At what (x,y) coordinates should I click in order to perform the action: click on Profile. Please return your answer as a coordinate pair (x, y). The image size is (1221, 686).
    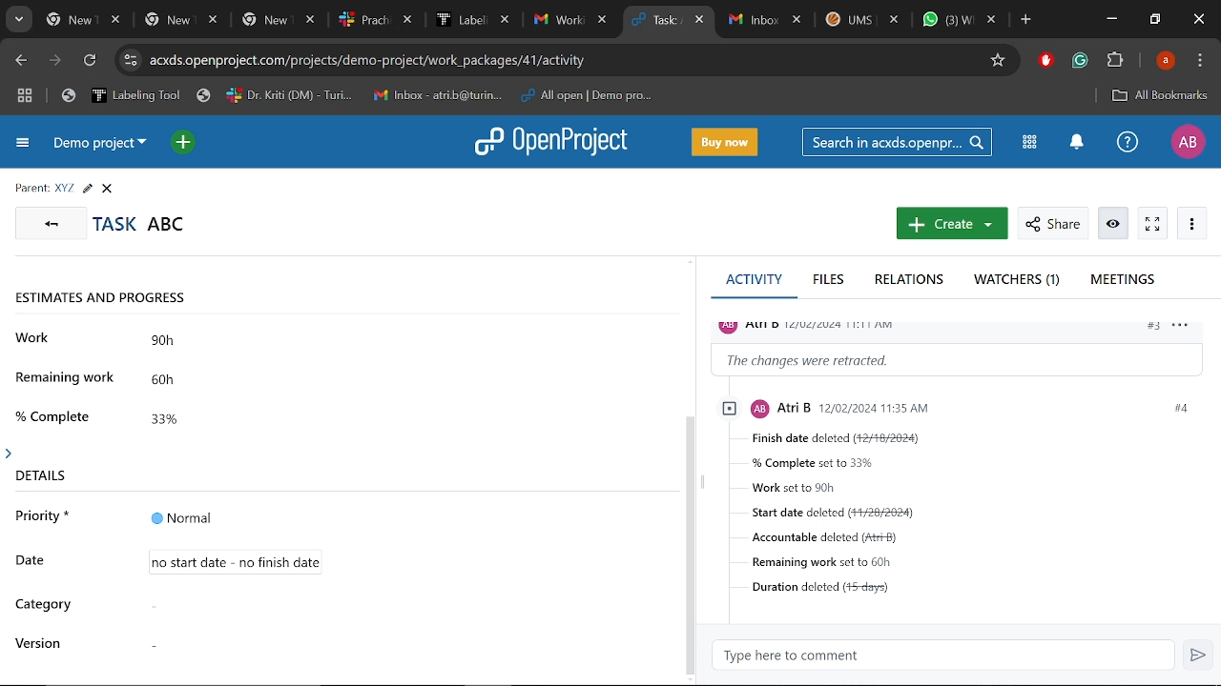
    Looking at the image, I should click on (1168, 60).